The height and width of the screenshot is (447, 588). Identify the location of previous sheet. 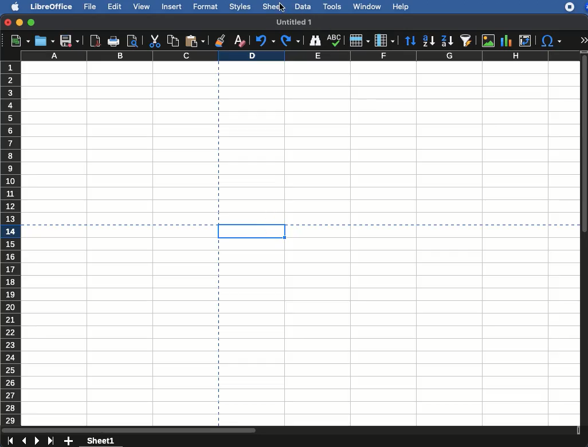
(25, 441).